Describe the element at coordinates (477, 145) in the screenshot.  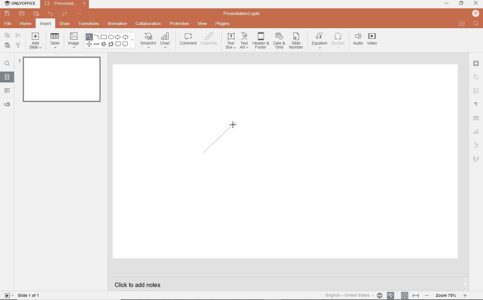
I see `TEXT ART SETTINGS` at that location.